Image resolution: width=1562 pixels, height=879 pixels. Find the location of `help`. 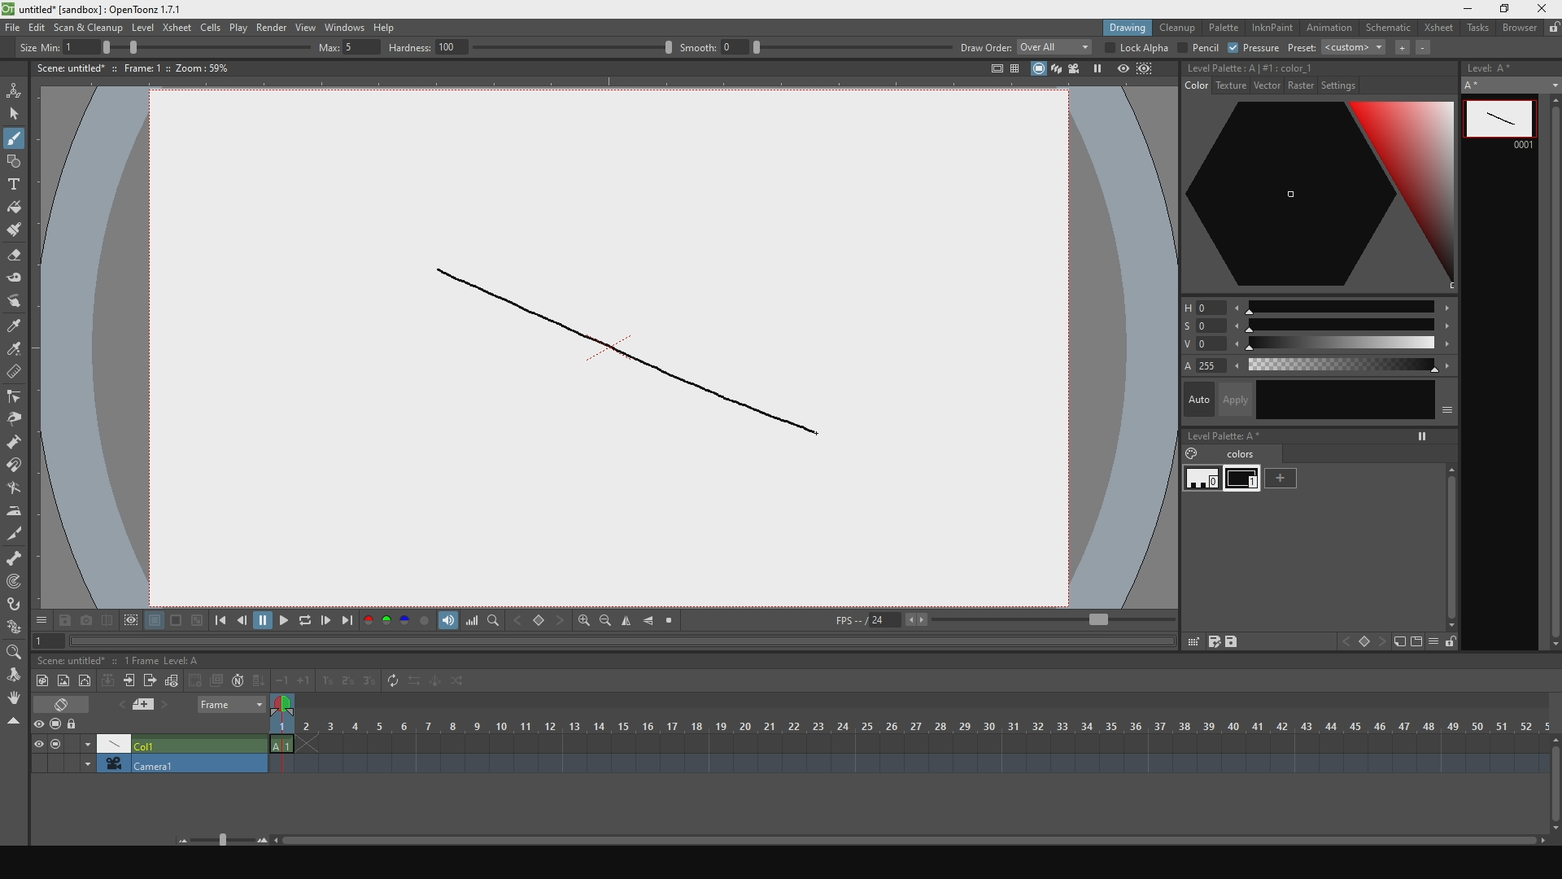

help is located at coordinates (390, 24).